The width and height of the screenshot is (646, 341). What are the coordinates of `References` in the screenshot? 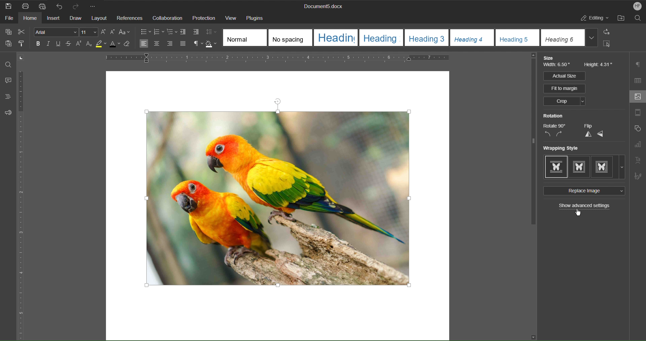 It's located at (130, 18).